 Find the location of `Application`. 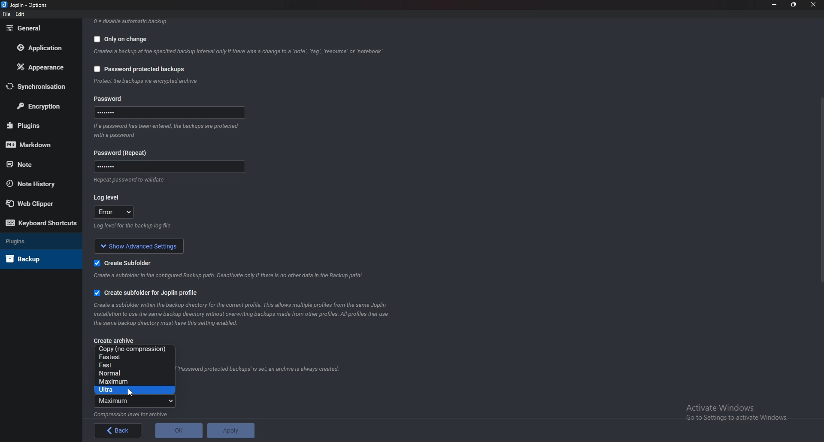

Application is located at coordinates (41, 47).